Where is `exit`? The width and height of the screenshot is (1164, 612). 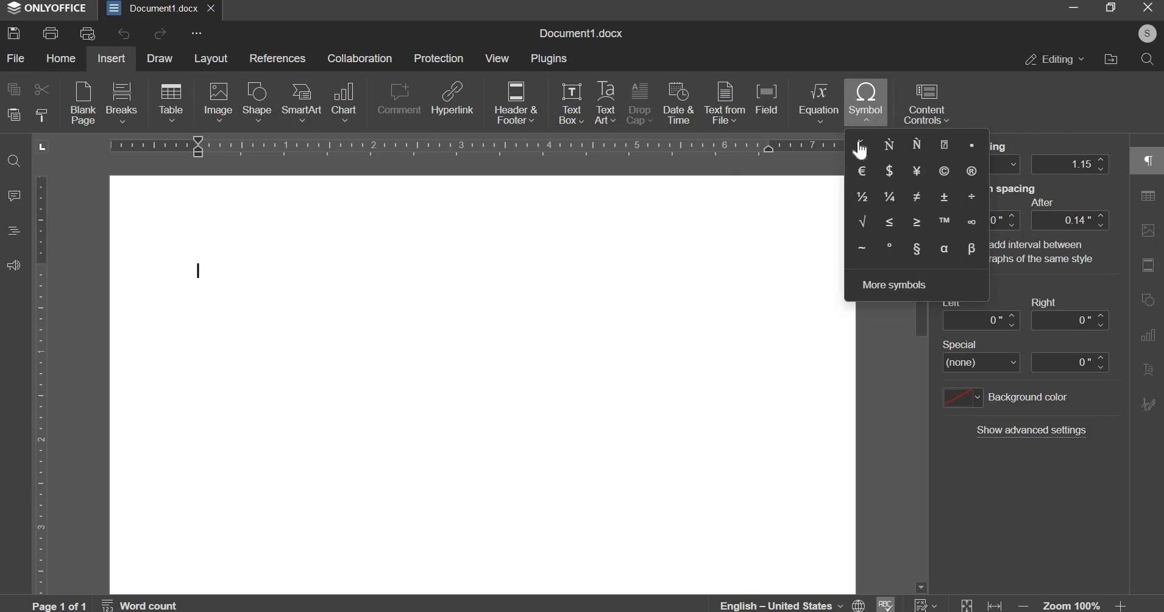 exit is located at coordinates (1147, 7).